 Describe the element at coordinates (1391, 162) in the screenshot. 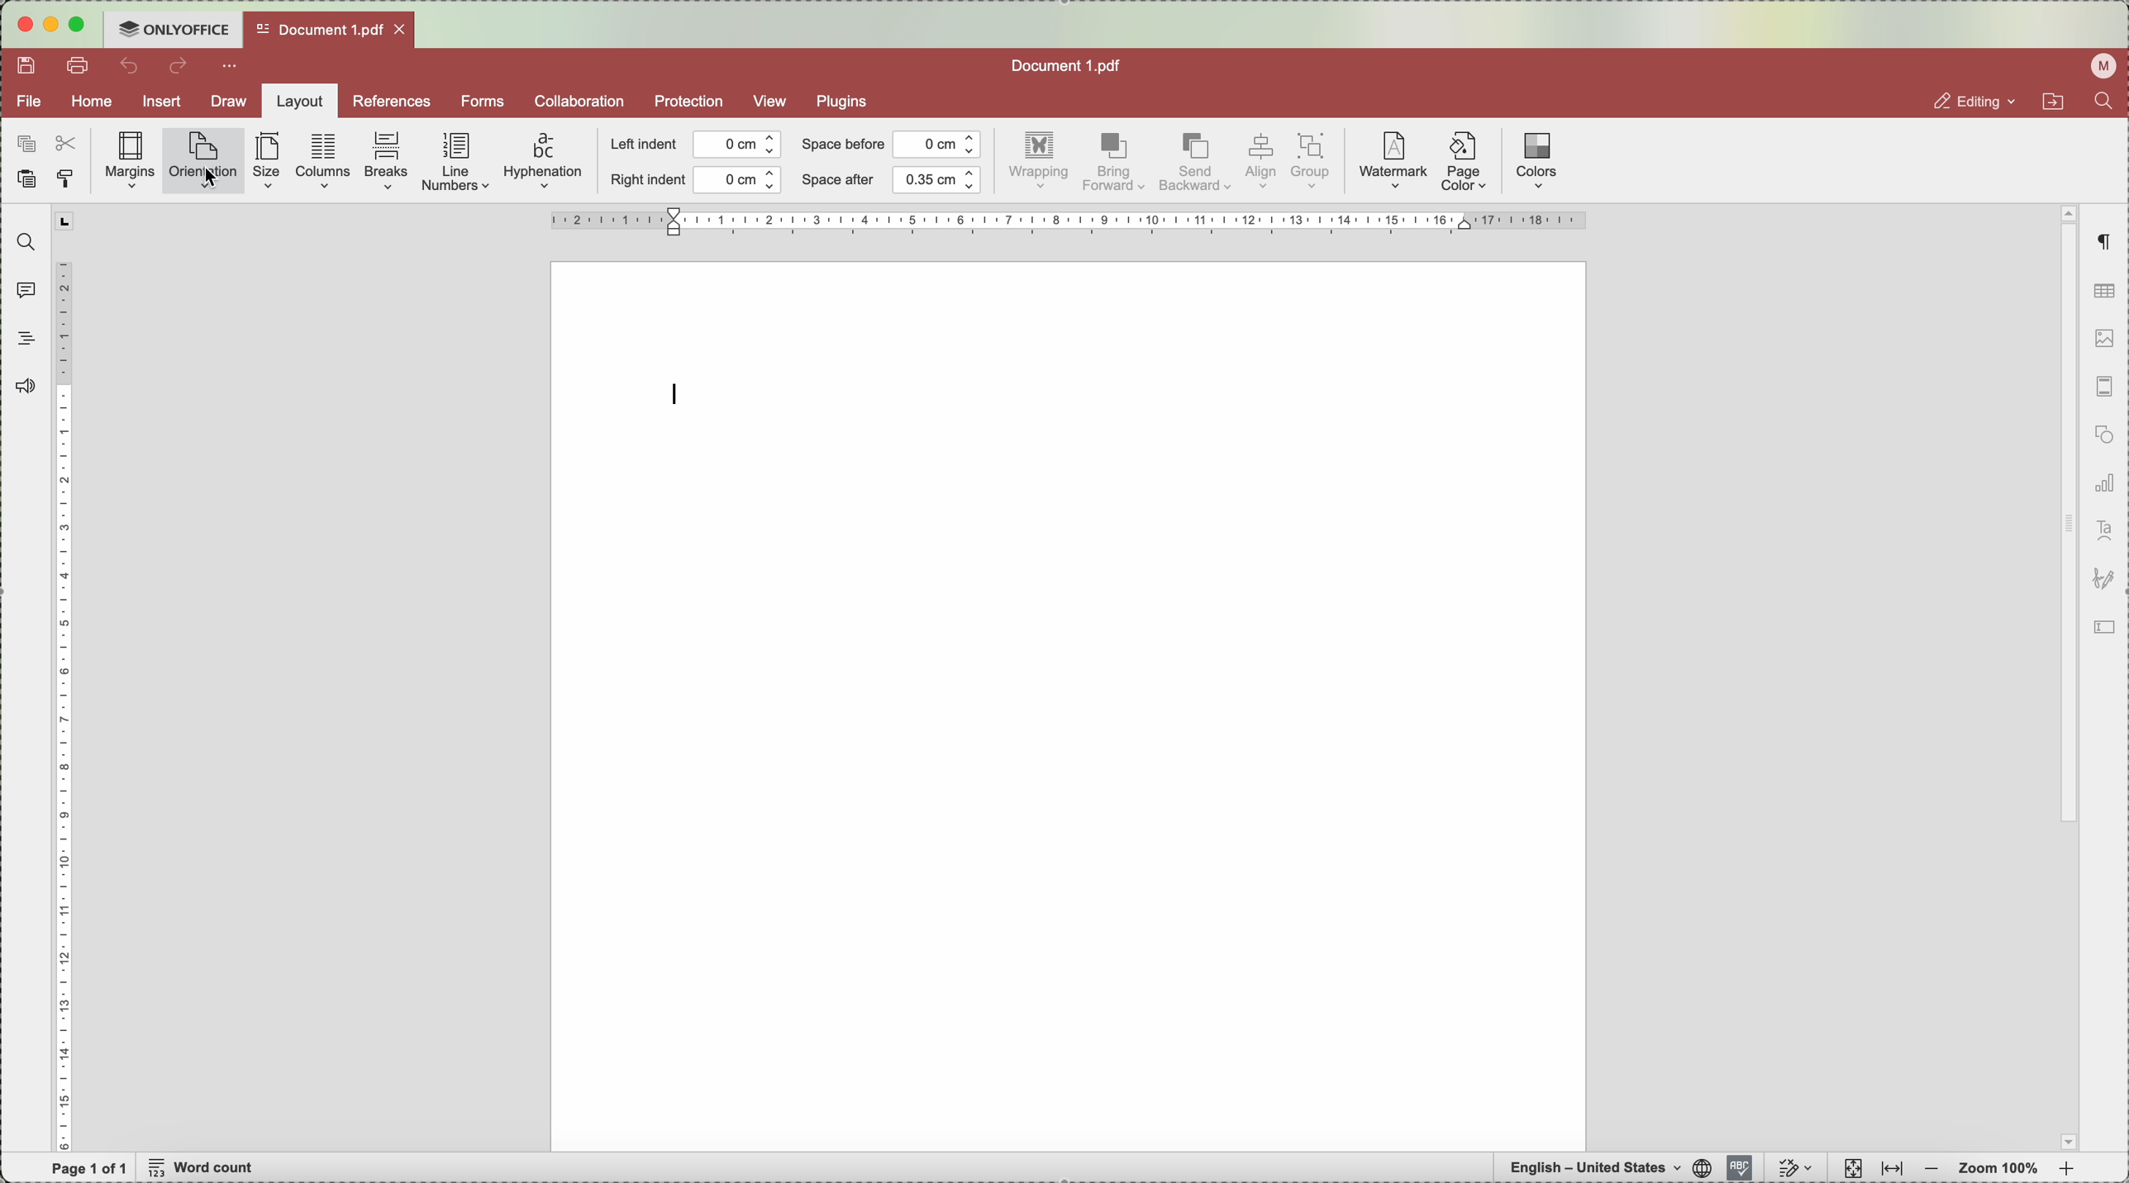

I see `watermark` at that location.